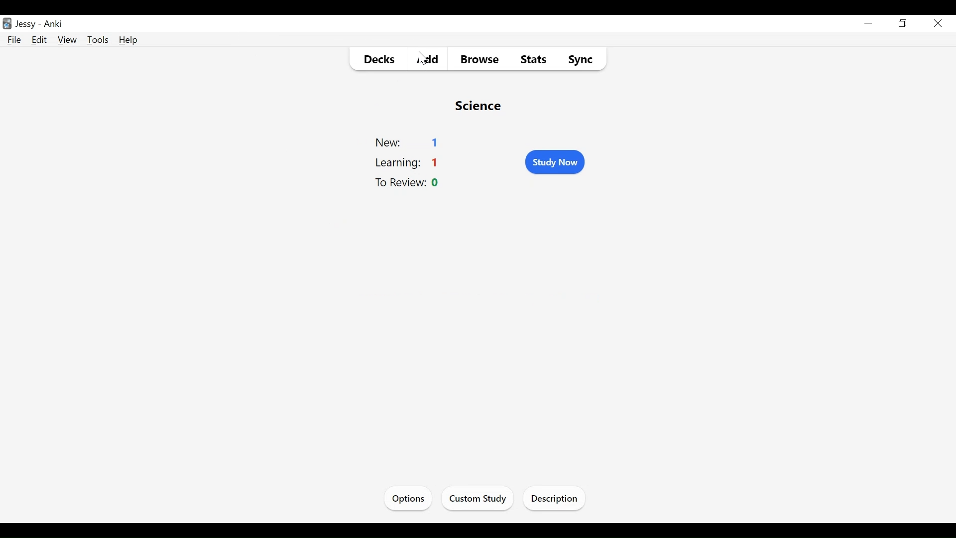 Image resolution: width=956 pixels, height=538 pixels. What do you see at coordinates (53, 24) in the screenshot?
I see `Anki` at bounding box center [53, 24].